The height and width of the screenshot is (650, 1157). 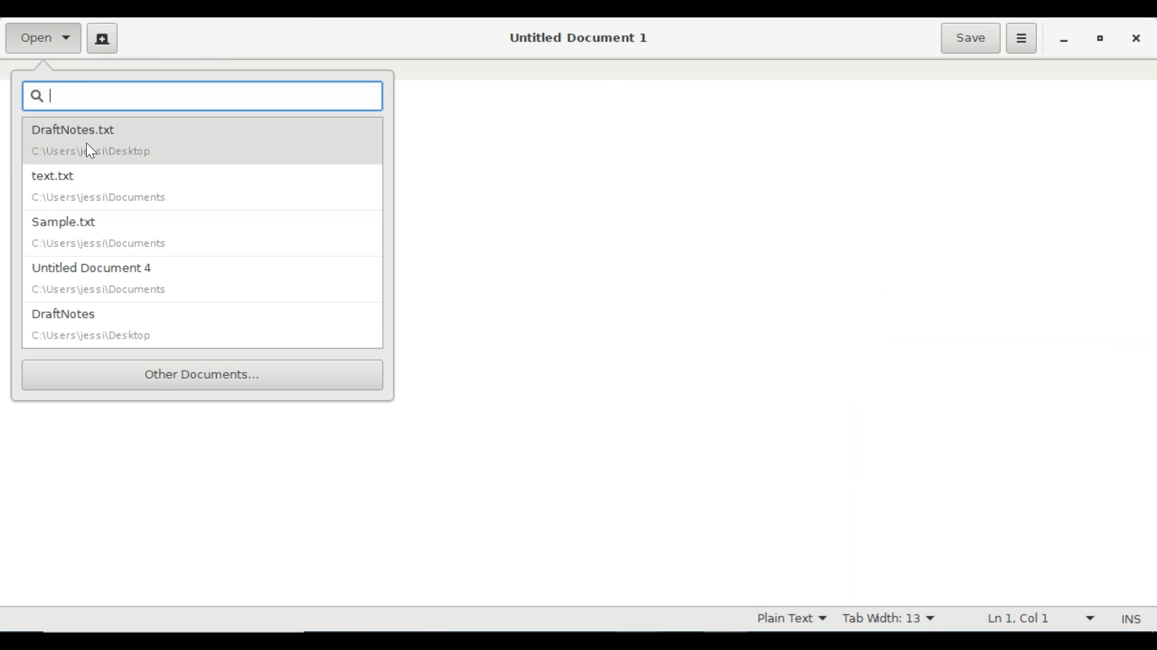 What do you see at coordinates (90, 150) in the screenshot?
I see `Cursor on DraftNotes` at bounding box center [90, 150].